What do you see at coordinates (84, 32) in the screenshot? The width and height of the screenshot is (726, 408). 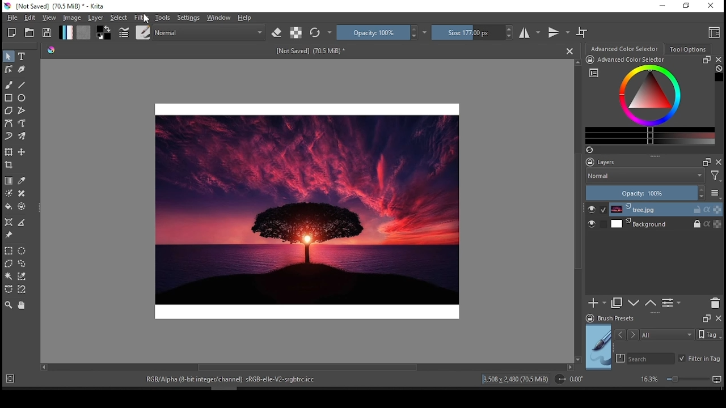 I see `fill pattern` at bounding box center [84, 32].